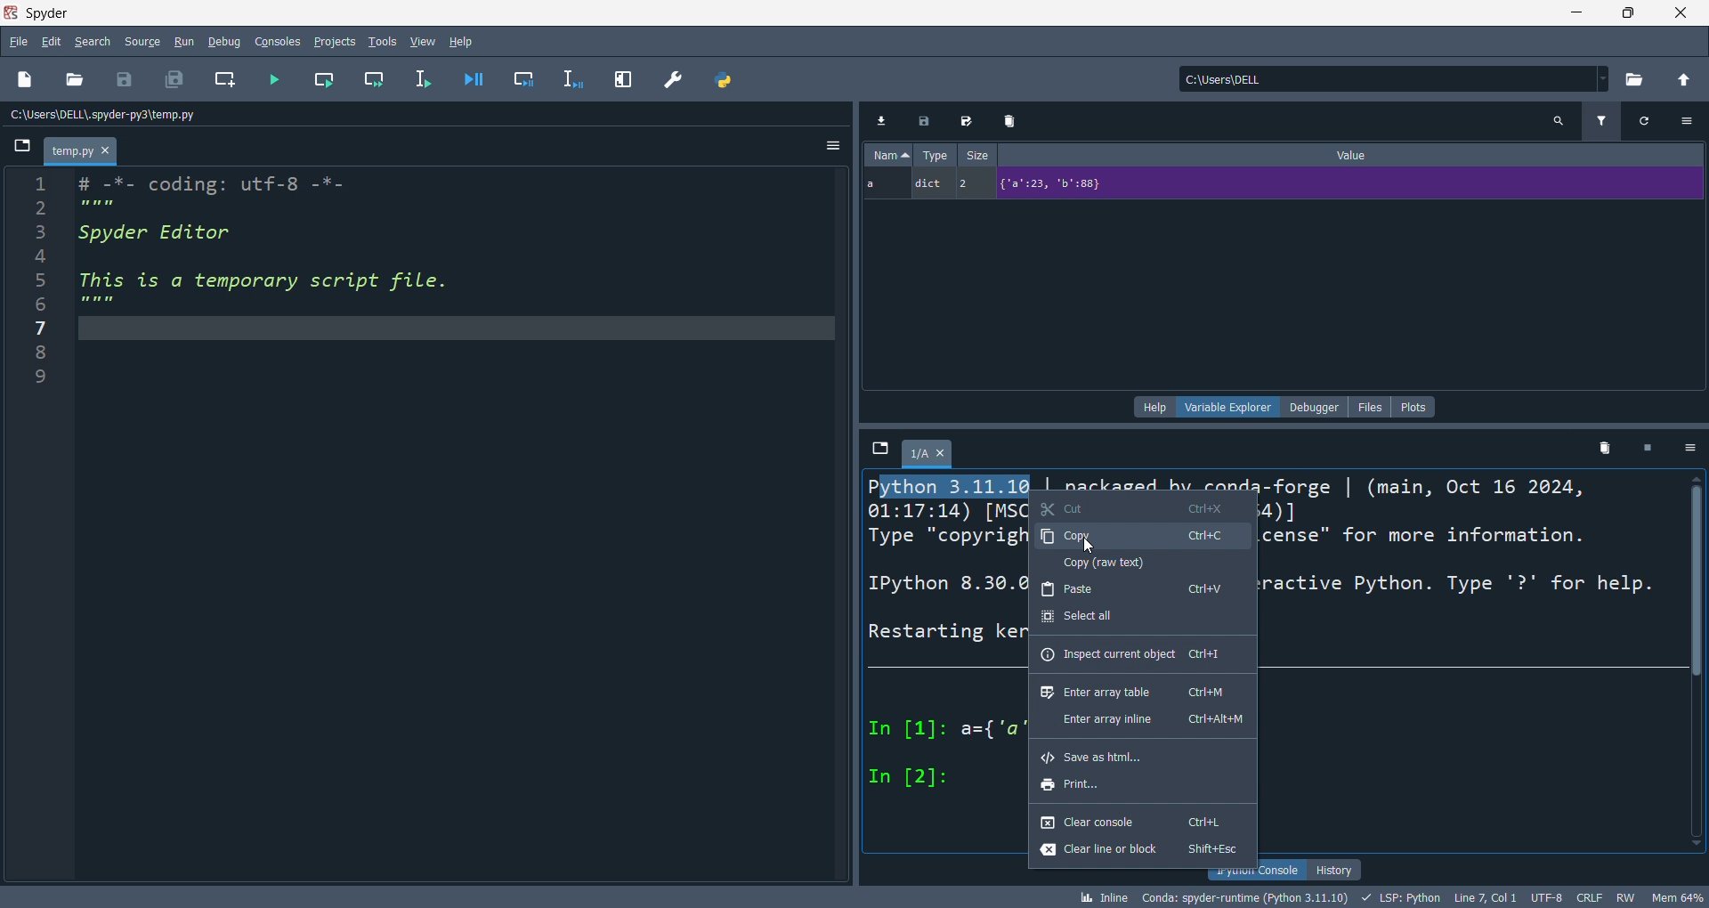 Image resolution: width=1709 pixels, height=908 pixels. Describe the element at coordinates (1132, 618) in the screenshot. I see `select all` at that location.